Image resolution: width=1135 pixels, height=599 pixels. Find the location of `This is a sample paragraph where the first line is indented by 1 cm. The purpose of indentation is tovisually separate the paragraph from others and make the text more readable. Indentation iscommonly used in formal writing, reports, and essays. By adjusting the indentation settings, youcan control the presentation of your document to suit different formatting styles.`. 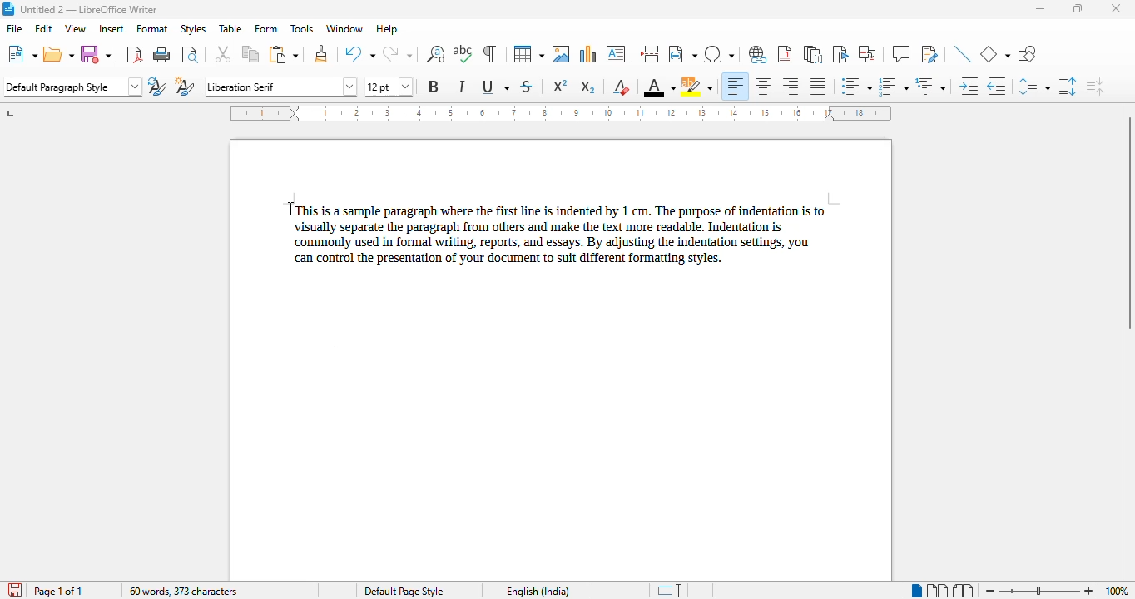

This is a sample paragraph where the first line is indented by 1 cm. The purpose of indentation is tovisually separate the paragraph from others and make the text more readable. Indentation iscommonly used in formal writing, reports, and essays. By adjusting the indentation settings, youcan control the presentation of your document to suit different formatting styles. is located at coordinates (560, 235).